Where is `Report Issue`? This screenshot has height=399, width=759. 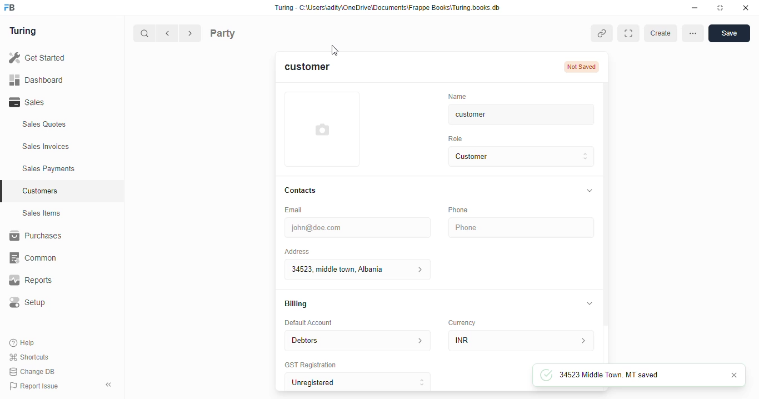 Report Issue is located at coordinates (36, 385).